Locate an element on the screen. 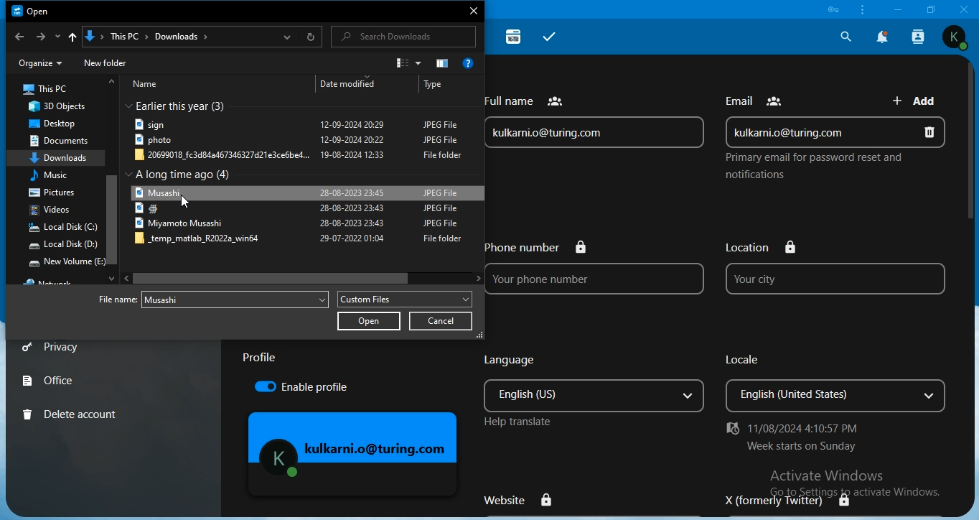 This screenshot has height=520, width=979. desktop is located at coordinates (53, 125).